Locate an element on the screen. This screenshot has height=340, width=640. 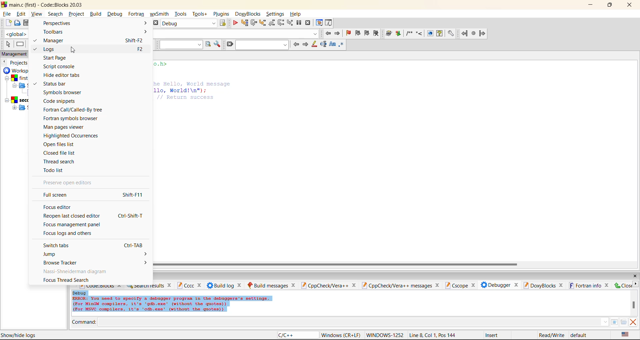
clear bookmarks is located at coordinates (378, 34).